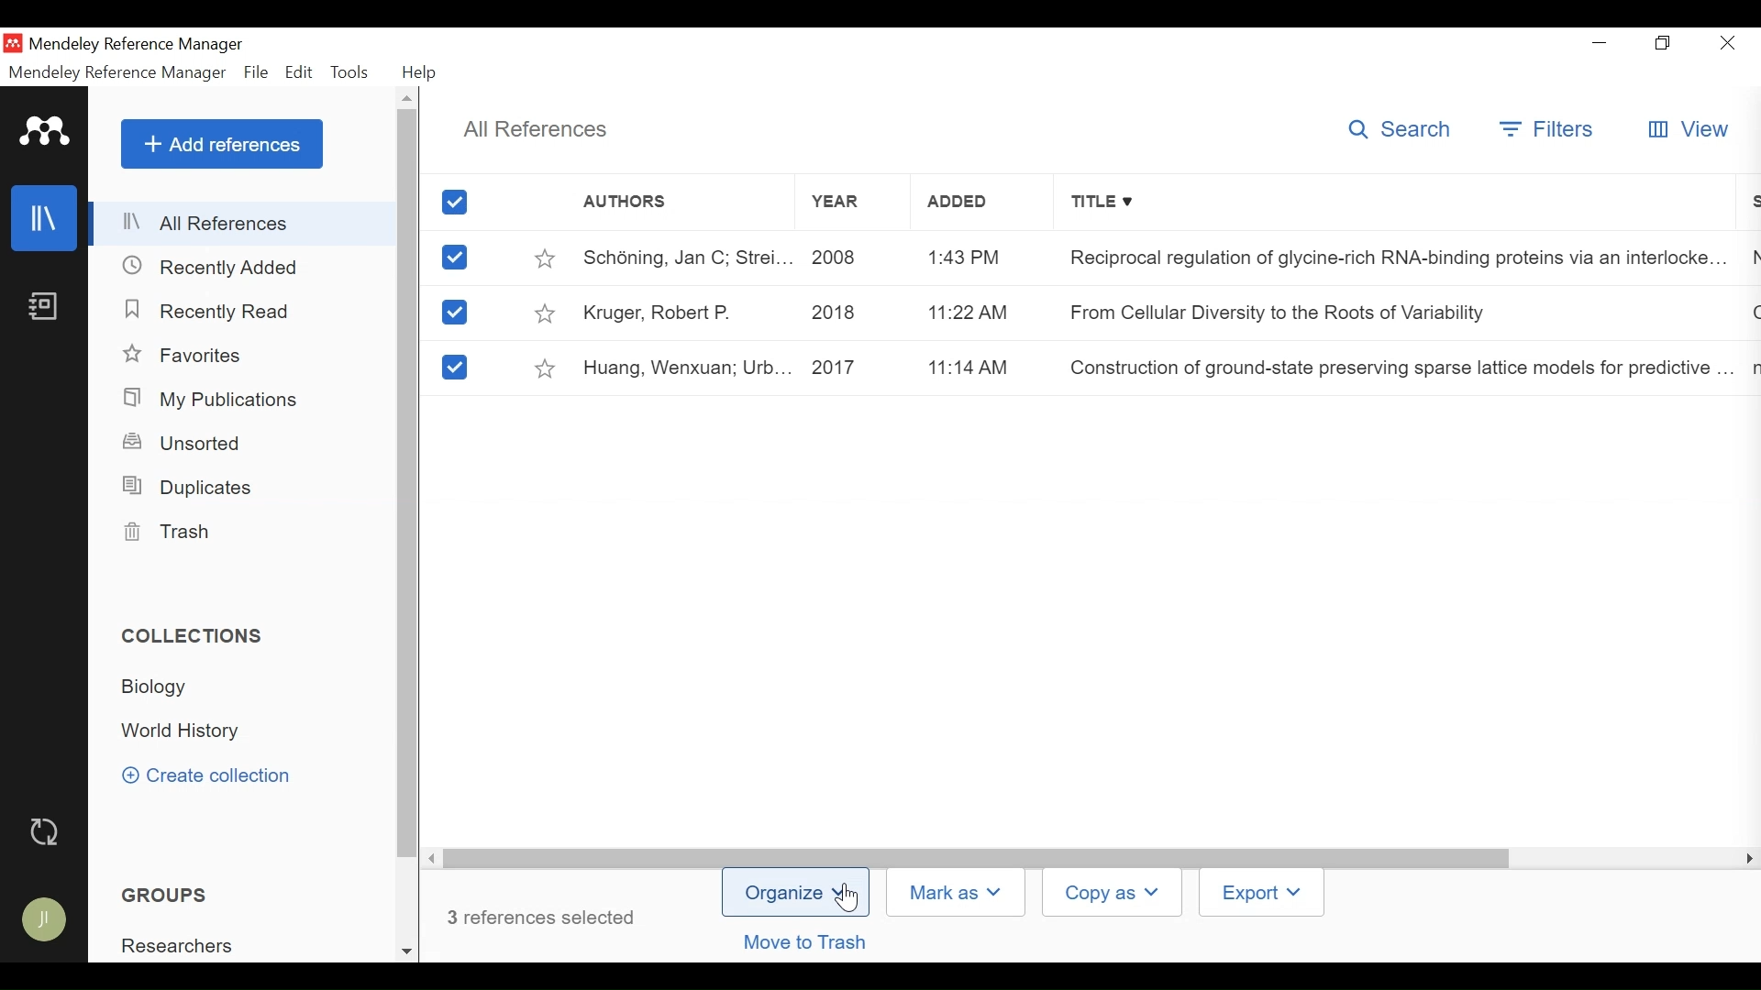 The image size is (1761, 990). What do you see at coordinates (1664, 43) in the screenshot?
I see `Restore` at bounding box center [1664, 43].